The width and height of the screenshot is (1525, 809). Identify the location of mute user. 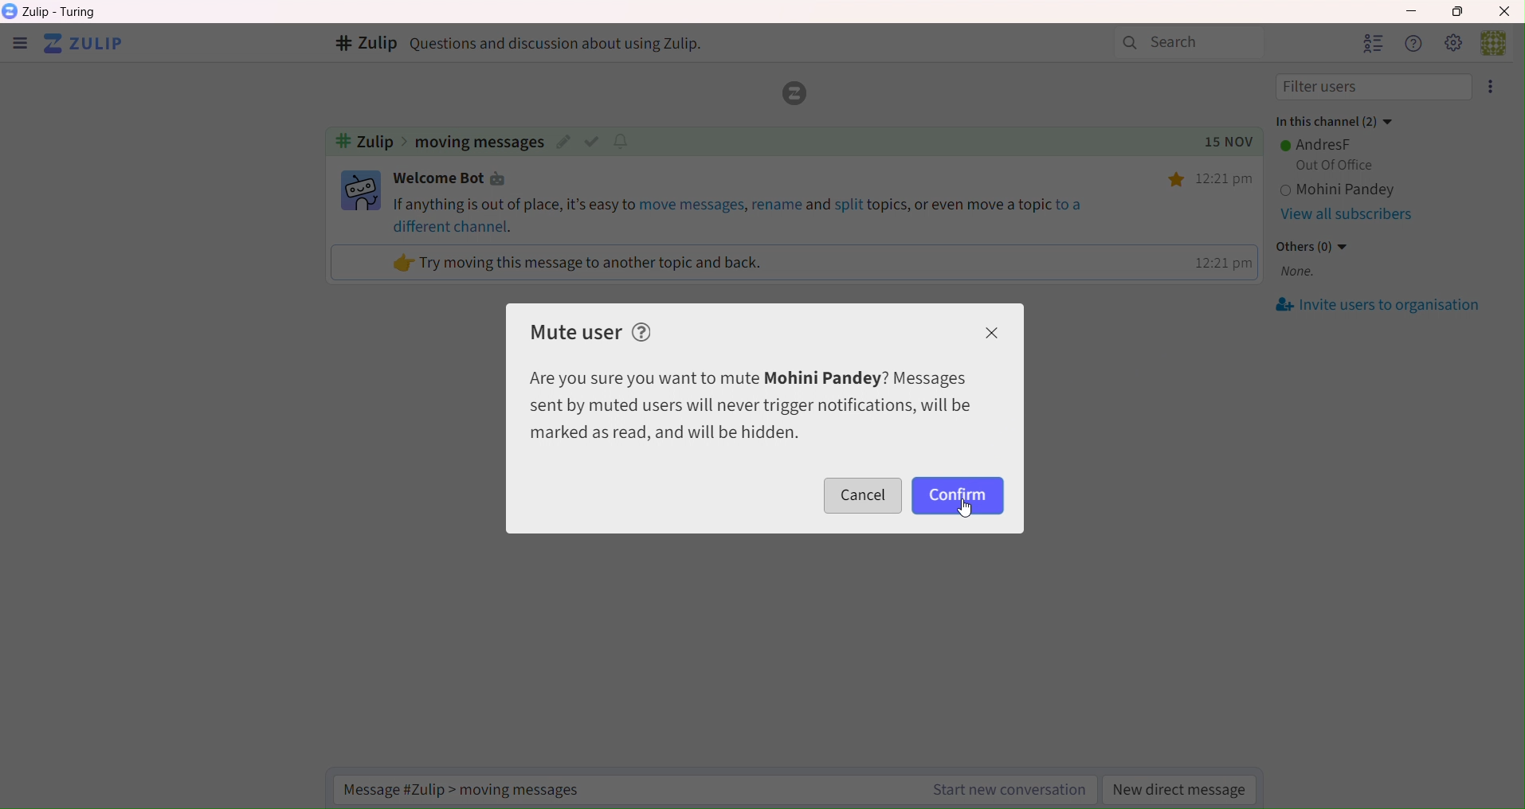
(578, 330).